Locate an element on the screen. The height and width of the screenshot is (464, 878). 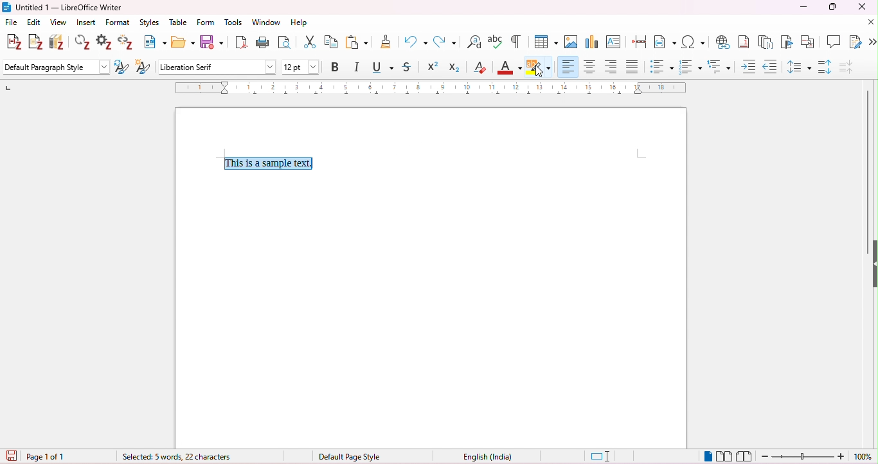
open is located at coordinates (182, 42).